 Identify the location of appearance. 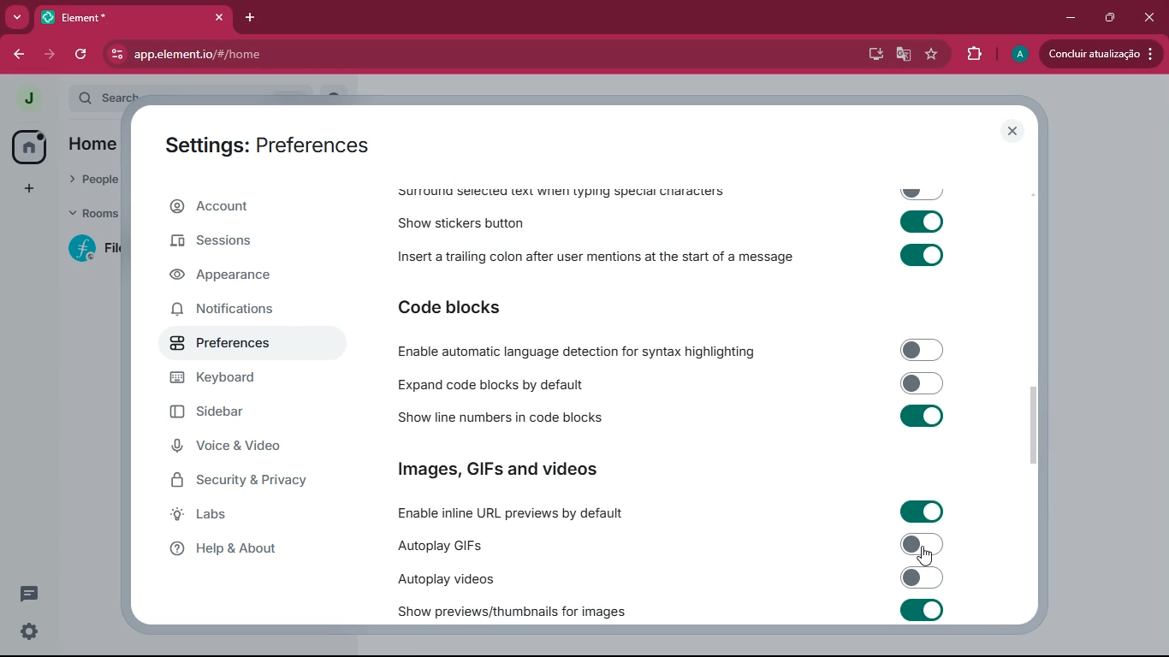
(232, 278).